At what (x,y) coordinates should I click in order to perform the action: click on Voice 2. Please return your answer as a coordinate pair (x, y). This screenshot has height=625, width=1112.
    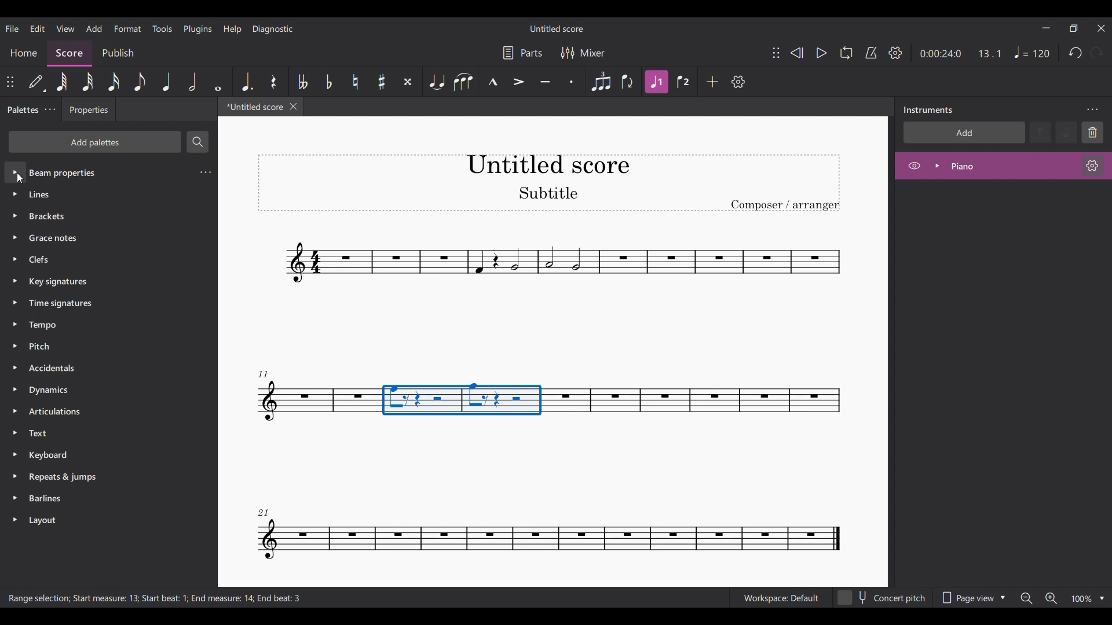
    Looking at the image, I should click on (683, 82).